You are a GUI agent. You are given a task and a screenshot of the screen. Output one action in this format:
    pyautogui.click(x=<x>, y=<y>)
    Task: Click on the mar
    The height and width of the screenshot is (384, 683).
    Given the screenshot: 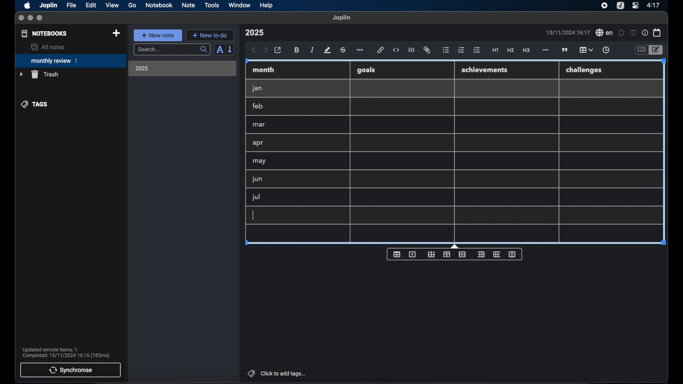 What is the action you would take?
    pyautogui.click(x=259, y=125)
    